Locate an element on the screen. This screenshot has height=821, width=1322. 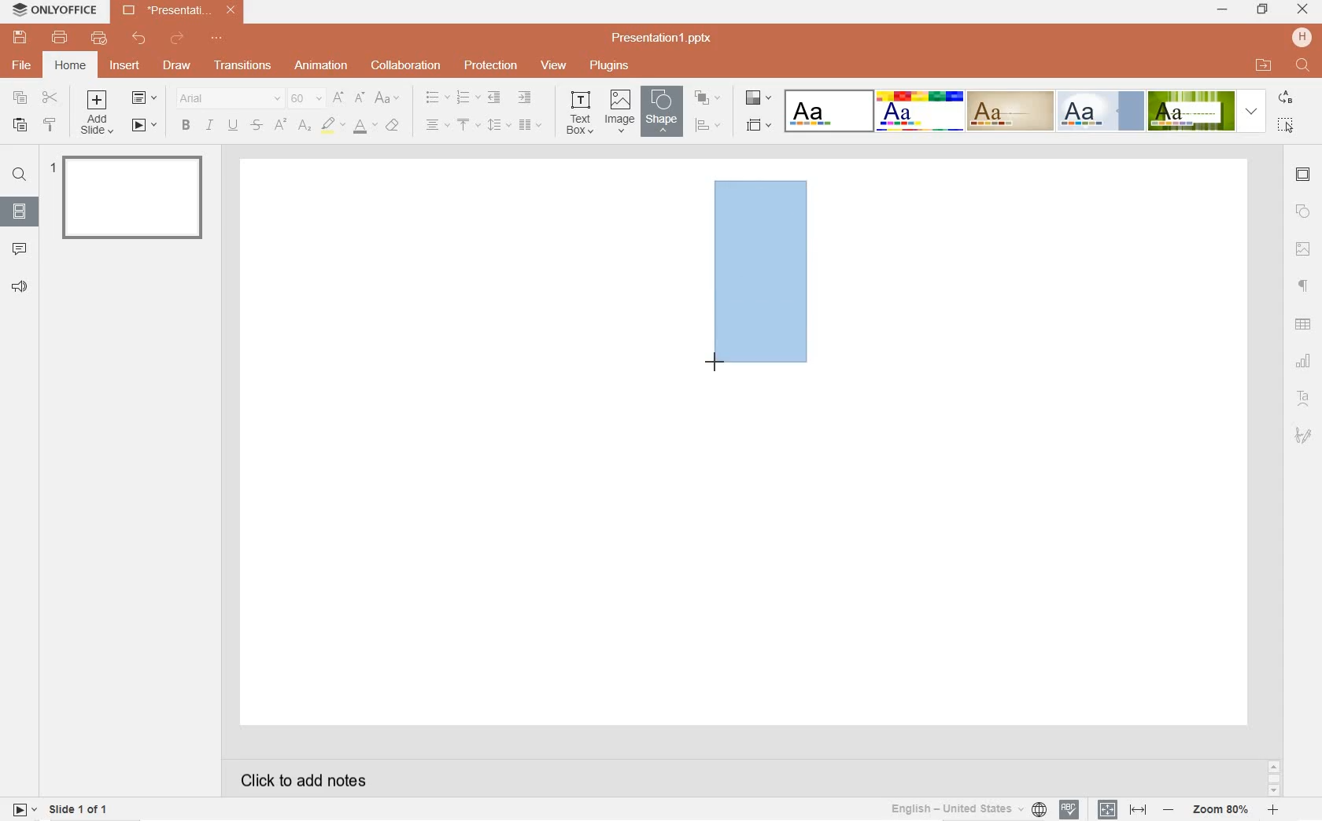
file is located at coordinates (23, 65).